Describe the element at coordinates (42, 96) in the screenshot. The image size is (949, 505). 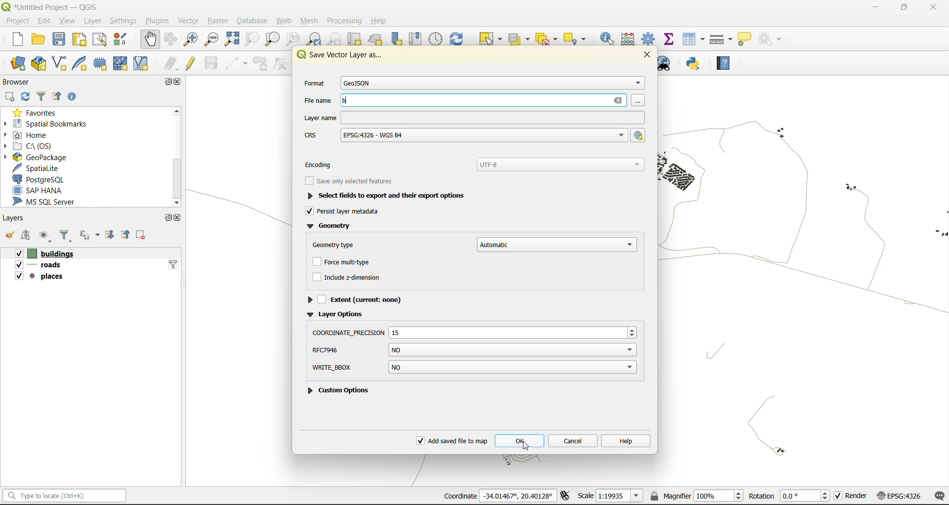
I see `filter` at that location.